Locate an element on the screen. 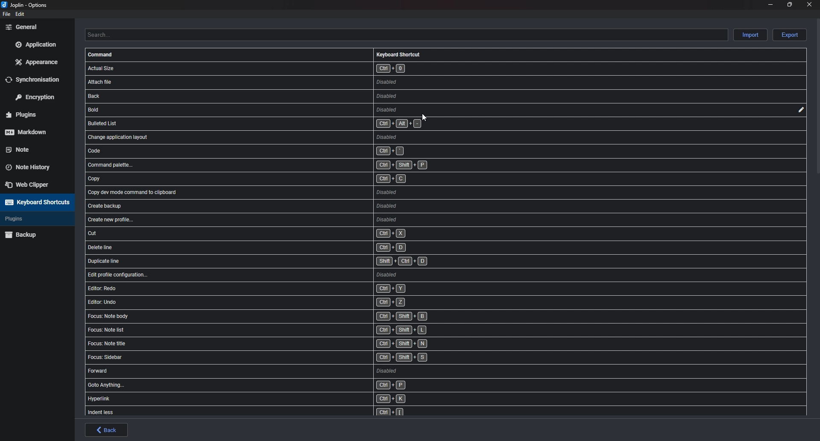  edit is located at coordinates (20, 14).